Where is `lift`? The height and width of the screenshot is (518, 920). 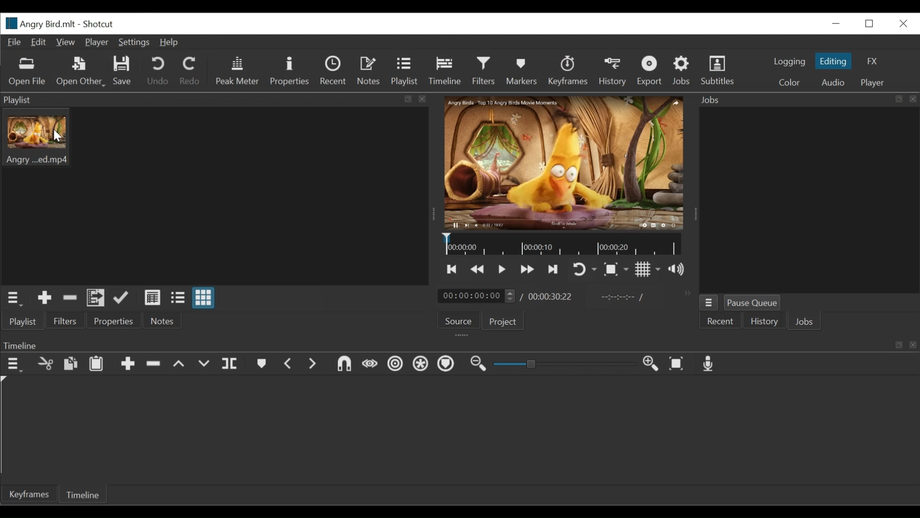 lift is located at coordinates (179, 365).